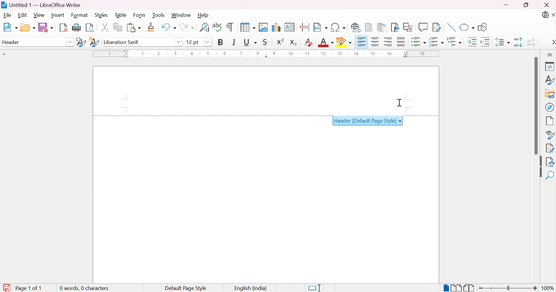  Describe the element at coordinates (250, 42) in the screenshot. I see `Underline` at that location.